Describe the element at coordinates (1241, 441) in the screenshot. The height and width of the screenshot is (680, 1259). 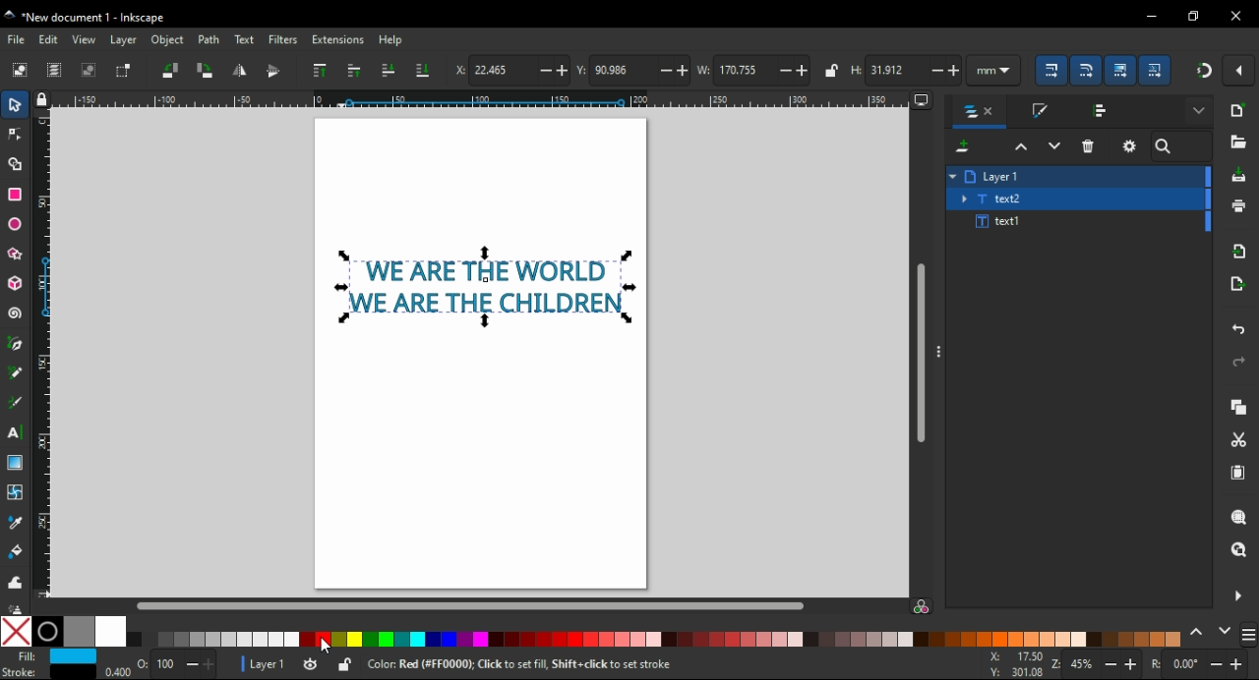
I see `cut` at that location.